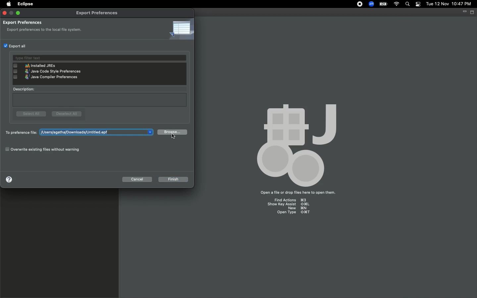 The width and height of the screenshot is (477, 298). What do you see at coordinates (5, 13) in the screenshot?
I see `Close` at bounding box center [5, 13].